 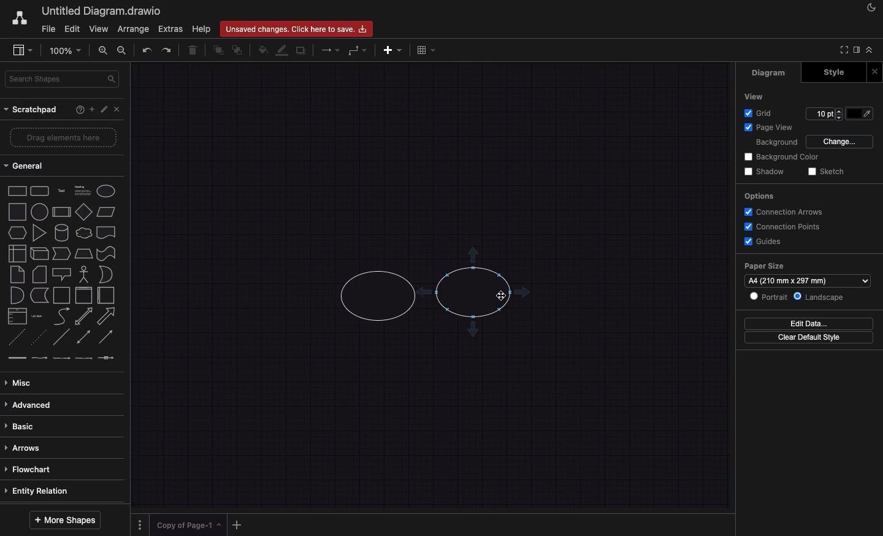 I want to click on note, so click(x=18, y=274).